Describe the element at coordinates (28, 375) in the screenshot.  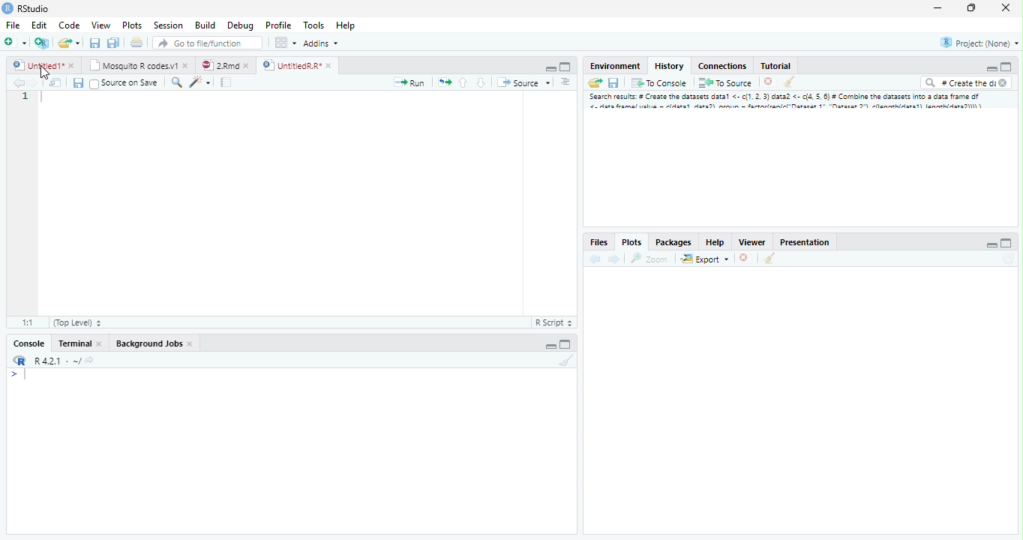
I see `Input cursor` at that location.